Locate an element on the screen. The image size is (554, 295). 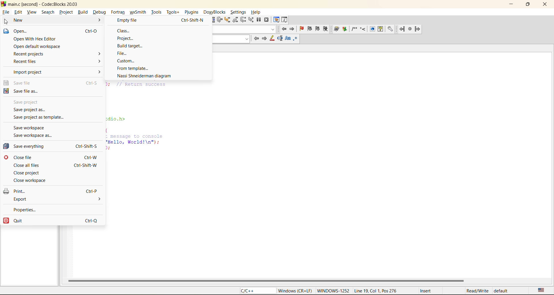
close project is located at coordinates (29, 172).